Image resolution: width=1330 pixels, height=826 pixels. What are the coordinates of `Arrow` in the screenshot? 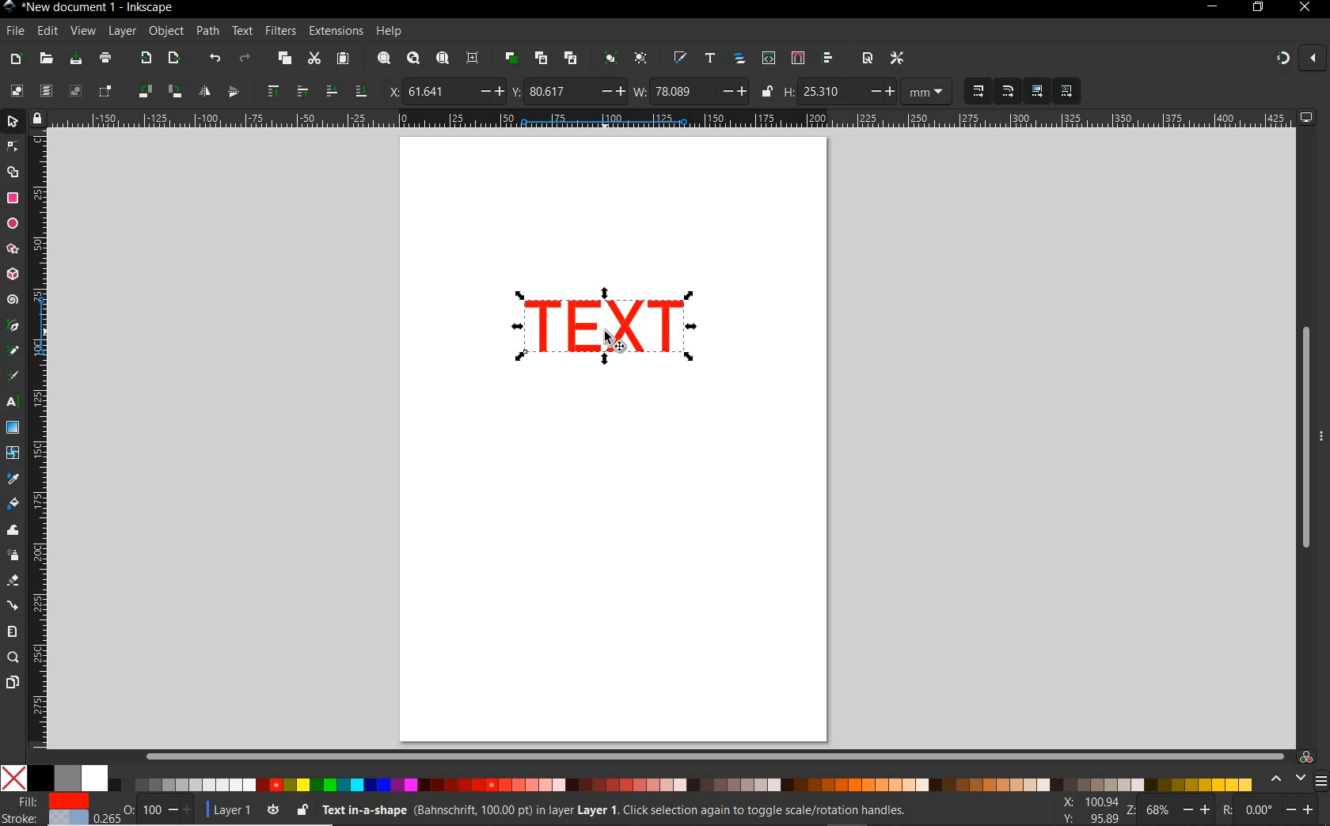 It's located at (14, 159).